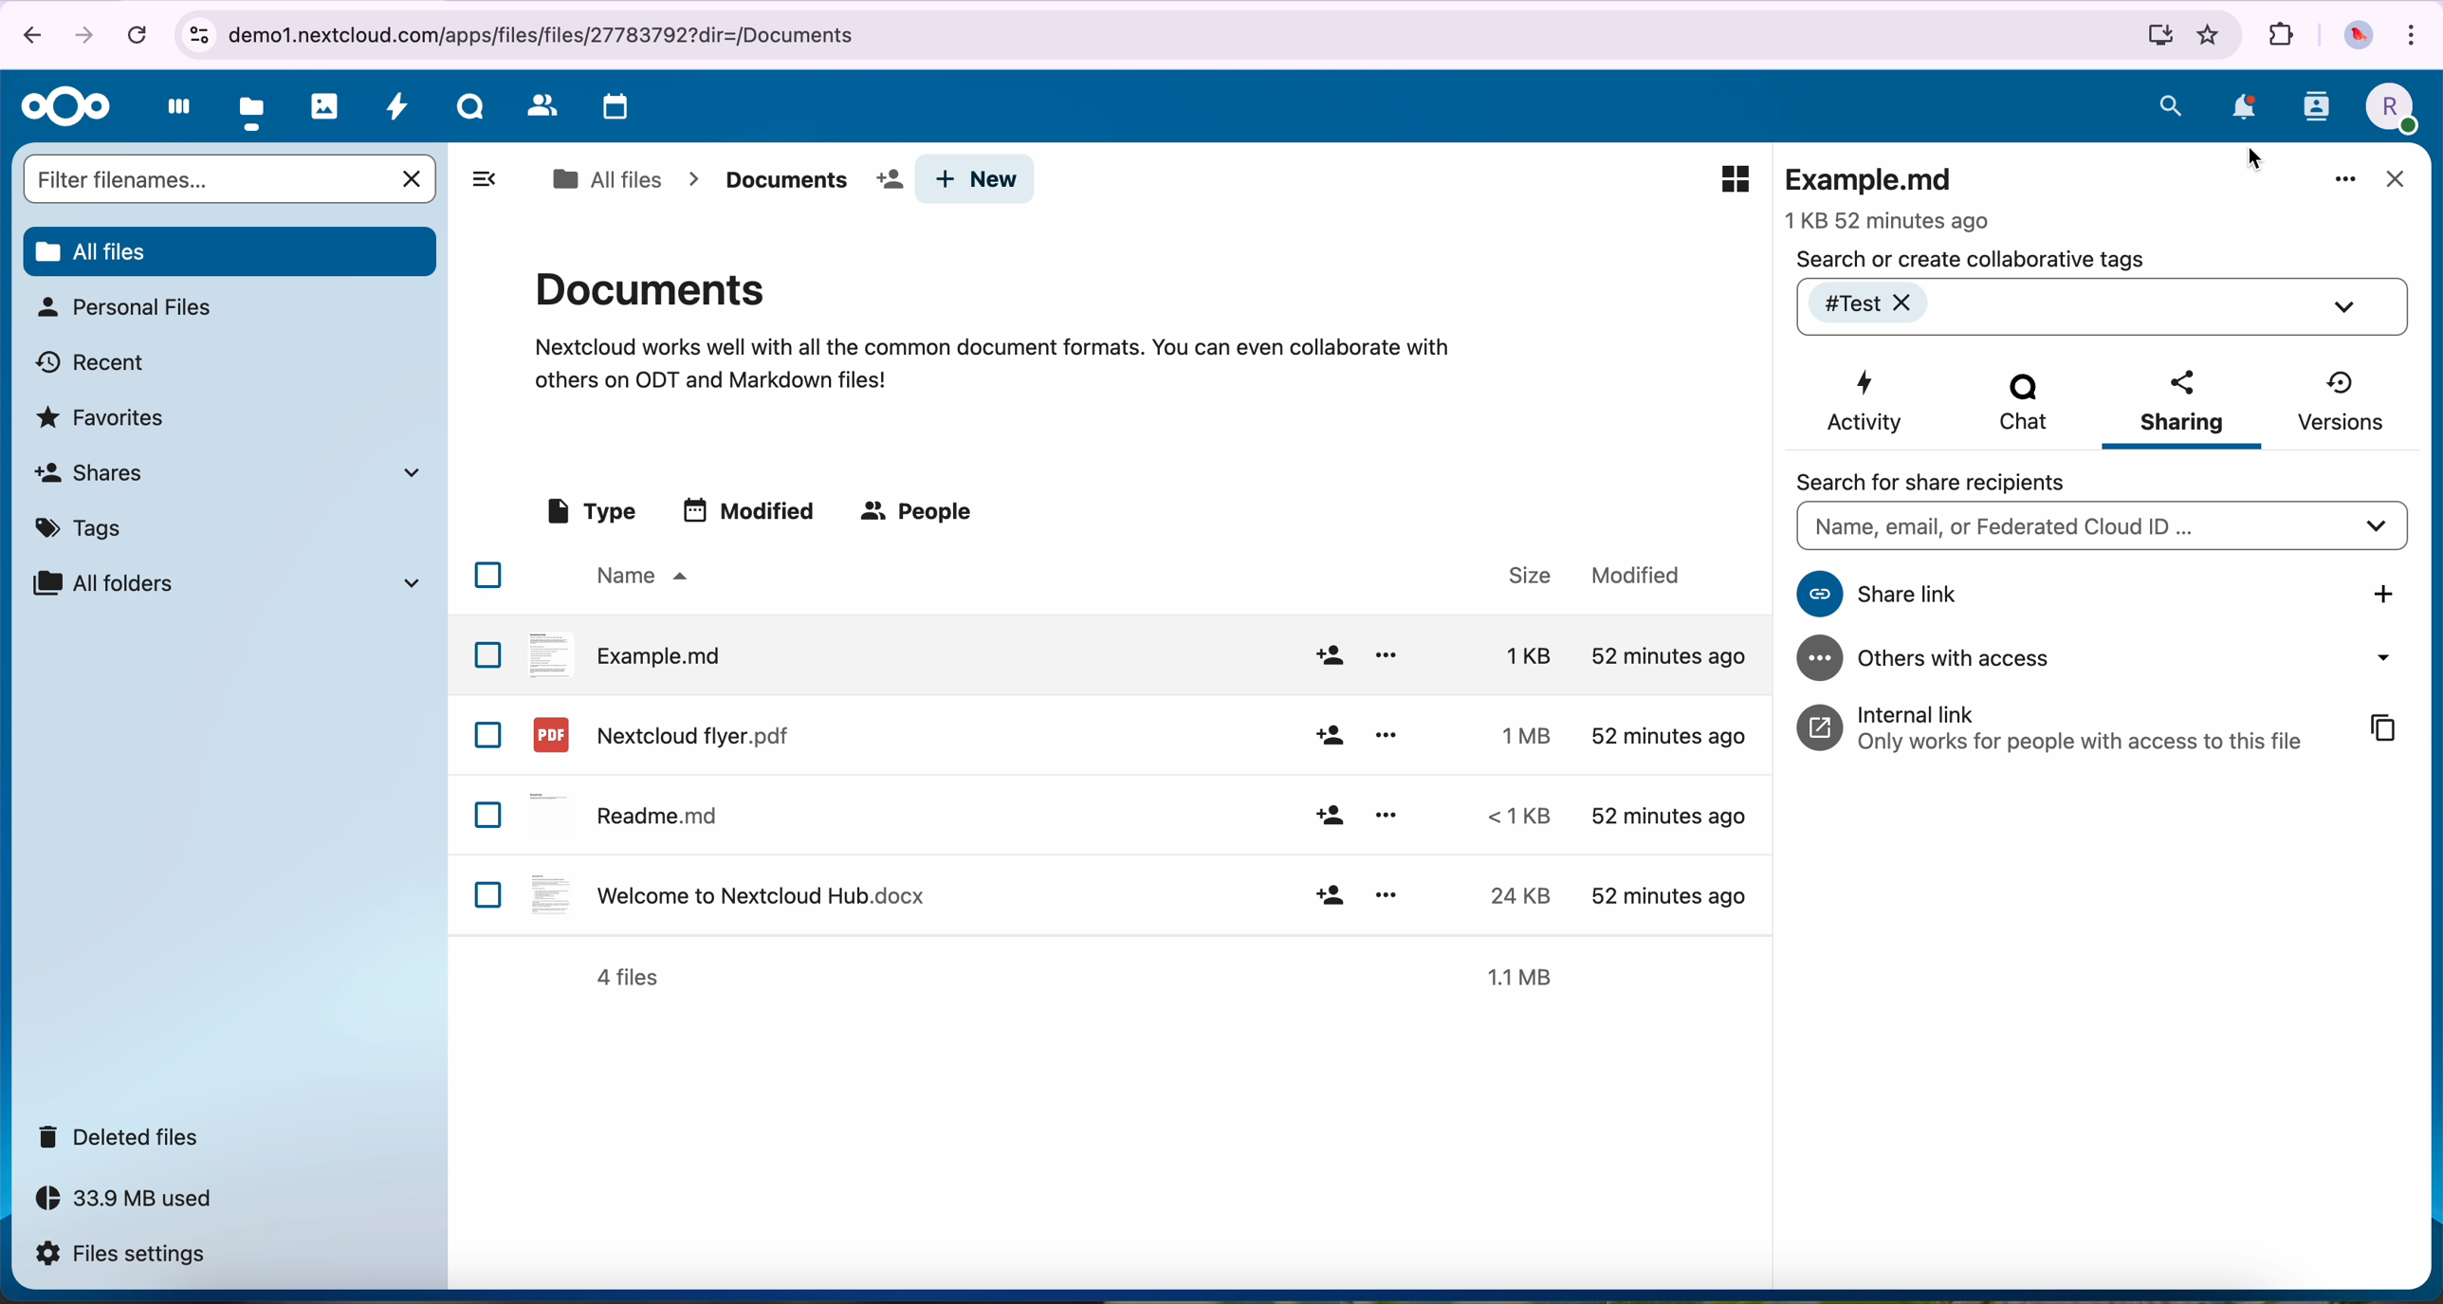 The height and width of the screenshot is (1304, 2443). Describe the element at coordinates (589, 512) in the screenshot. I see `type` at that location.